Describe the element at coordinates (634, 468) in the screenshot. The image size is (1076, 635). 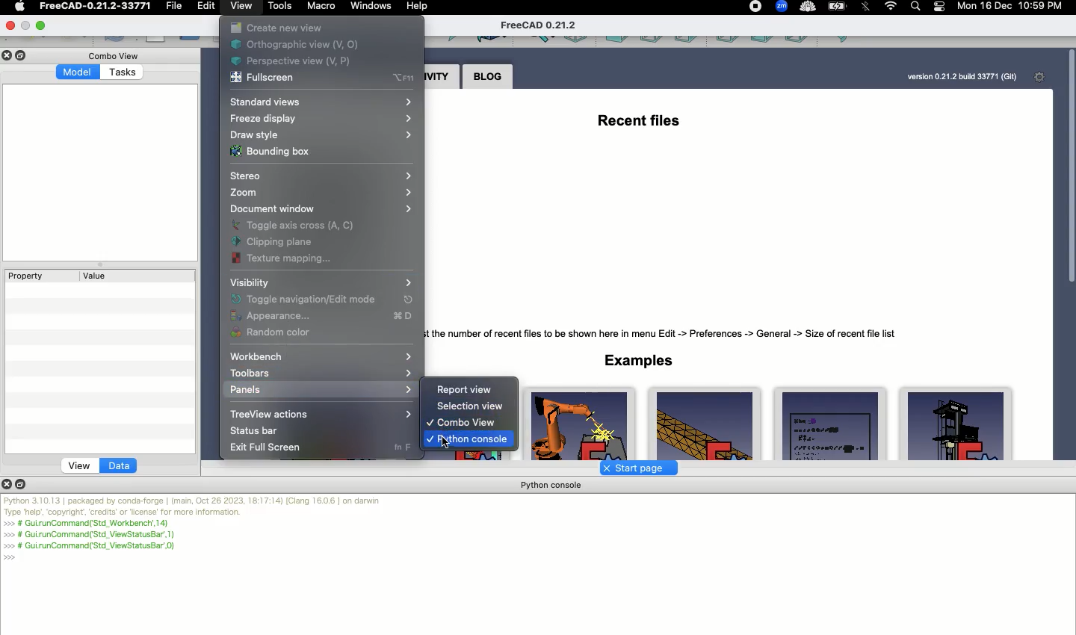
I see `Start page` at that location.